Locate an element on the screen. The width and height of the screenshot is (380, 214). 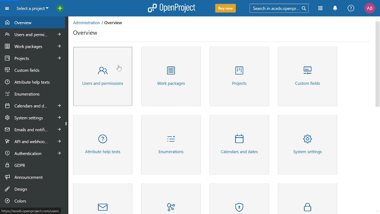
Authentication is located at coordinates (239, 198).